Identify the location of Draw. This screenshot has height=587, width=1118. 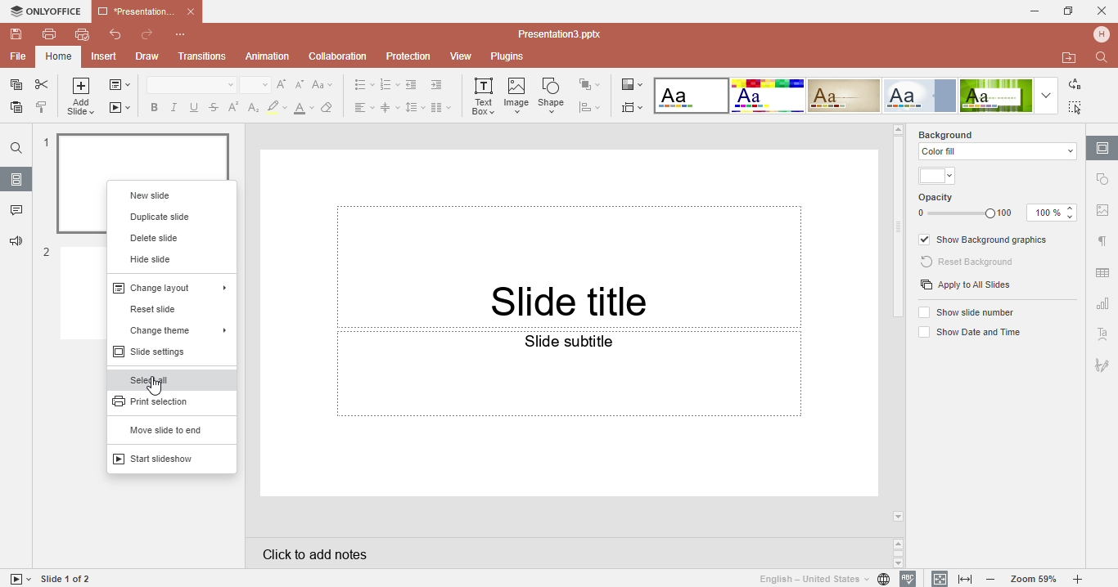
(146, 57).